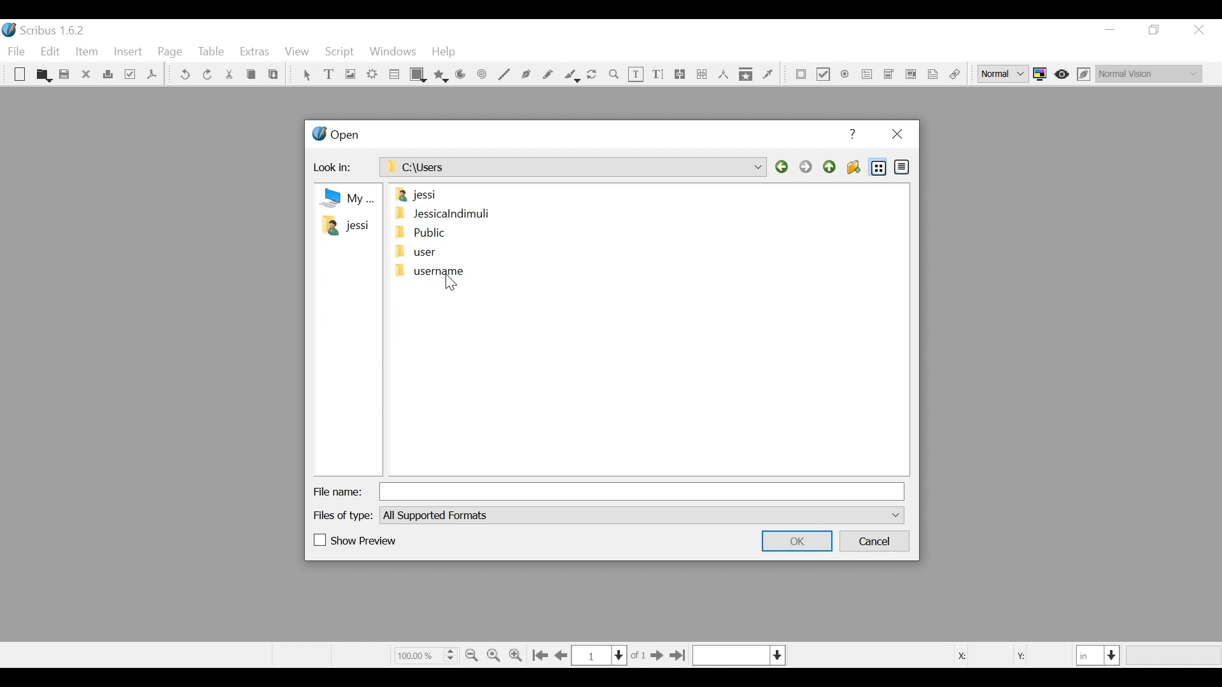  What do you see at coordinates (425, 655) in the screenshot?
I see `Zoom Factor` at bounding box center [425, 655].